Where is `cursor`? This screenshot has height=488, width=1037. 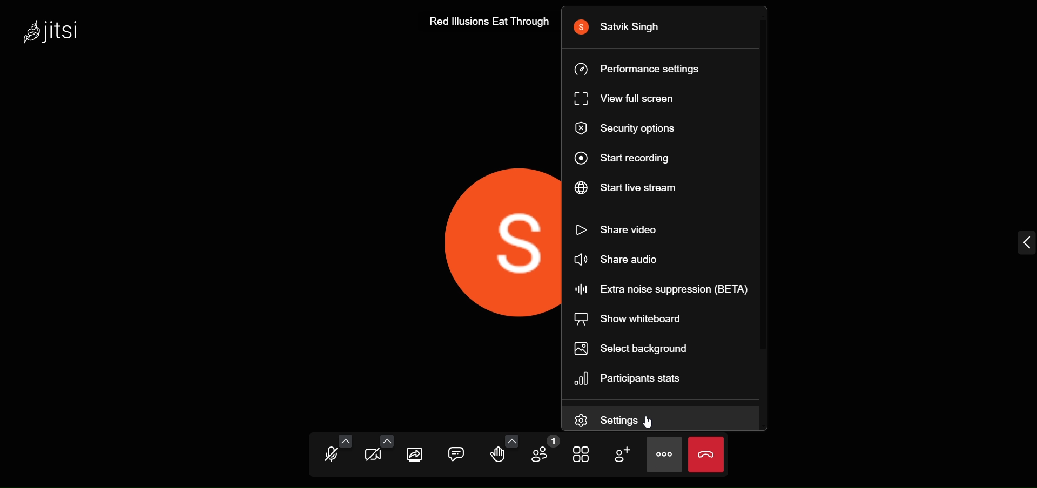 cursor is located at coordinates (649, 423).